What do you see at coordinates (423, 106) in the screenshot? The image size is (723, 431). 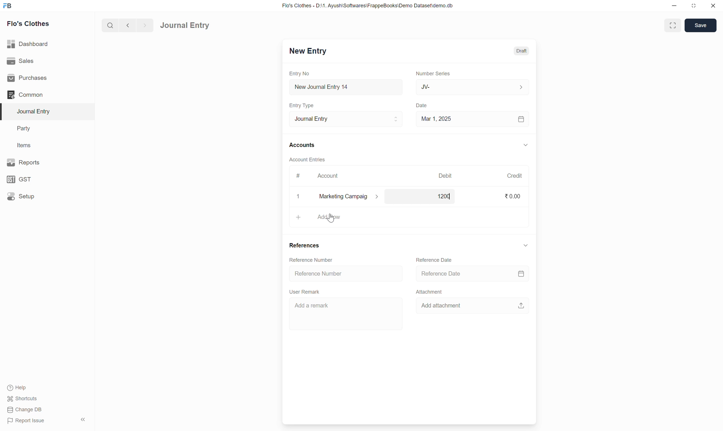 I see `Date` at bounding box center [423, 106].